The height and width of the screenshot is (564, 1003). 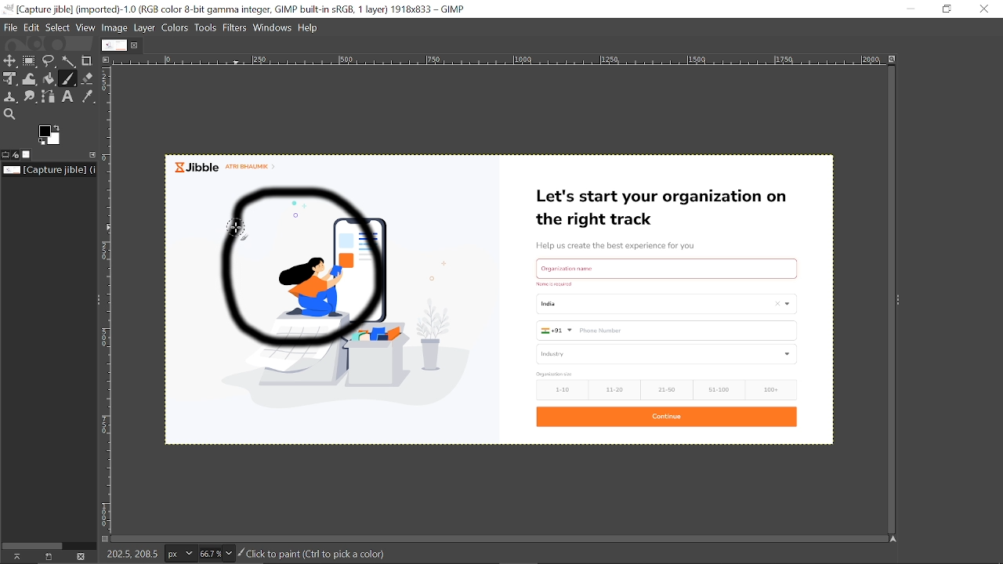 What do you see at coordinates (6, 154) in the screenshot?
I see `Tool options` at bounding box center [6, 154].